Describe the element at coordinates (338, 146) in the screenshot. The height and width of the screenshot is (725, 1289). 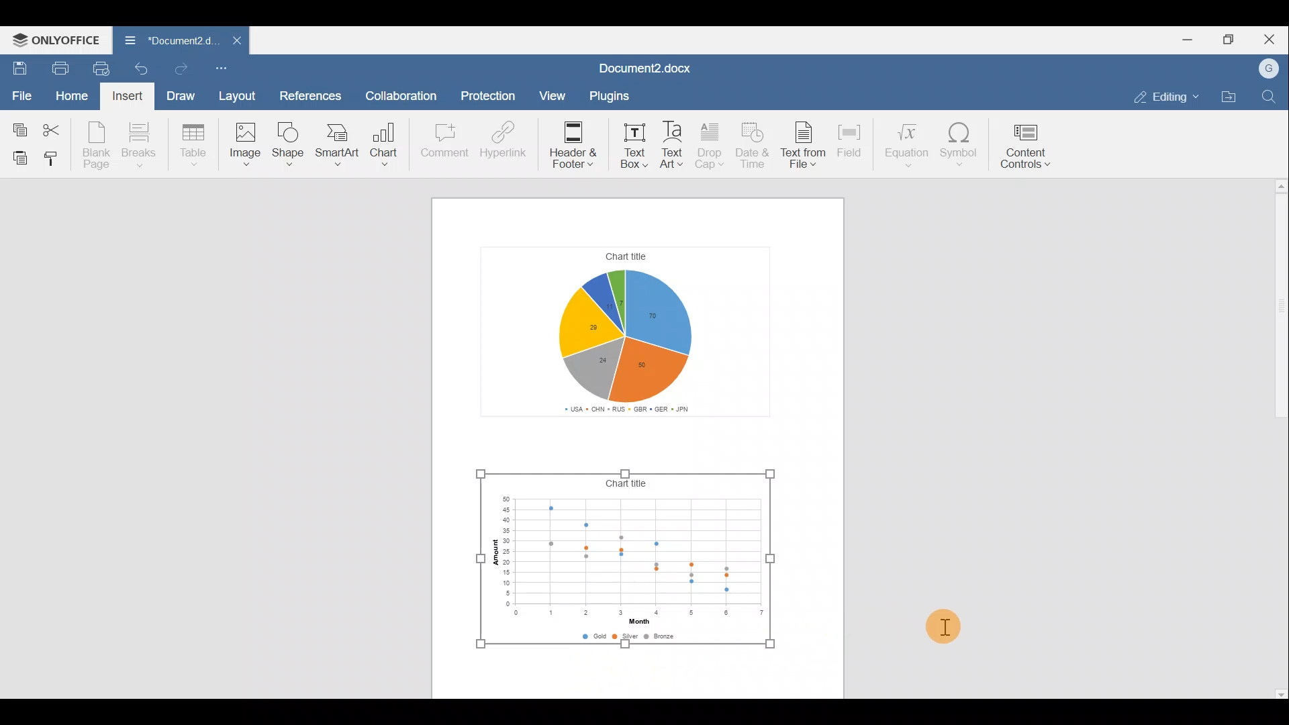
I see `SmartArt` at that location.